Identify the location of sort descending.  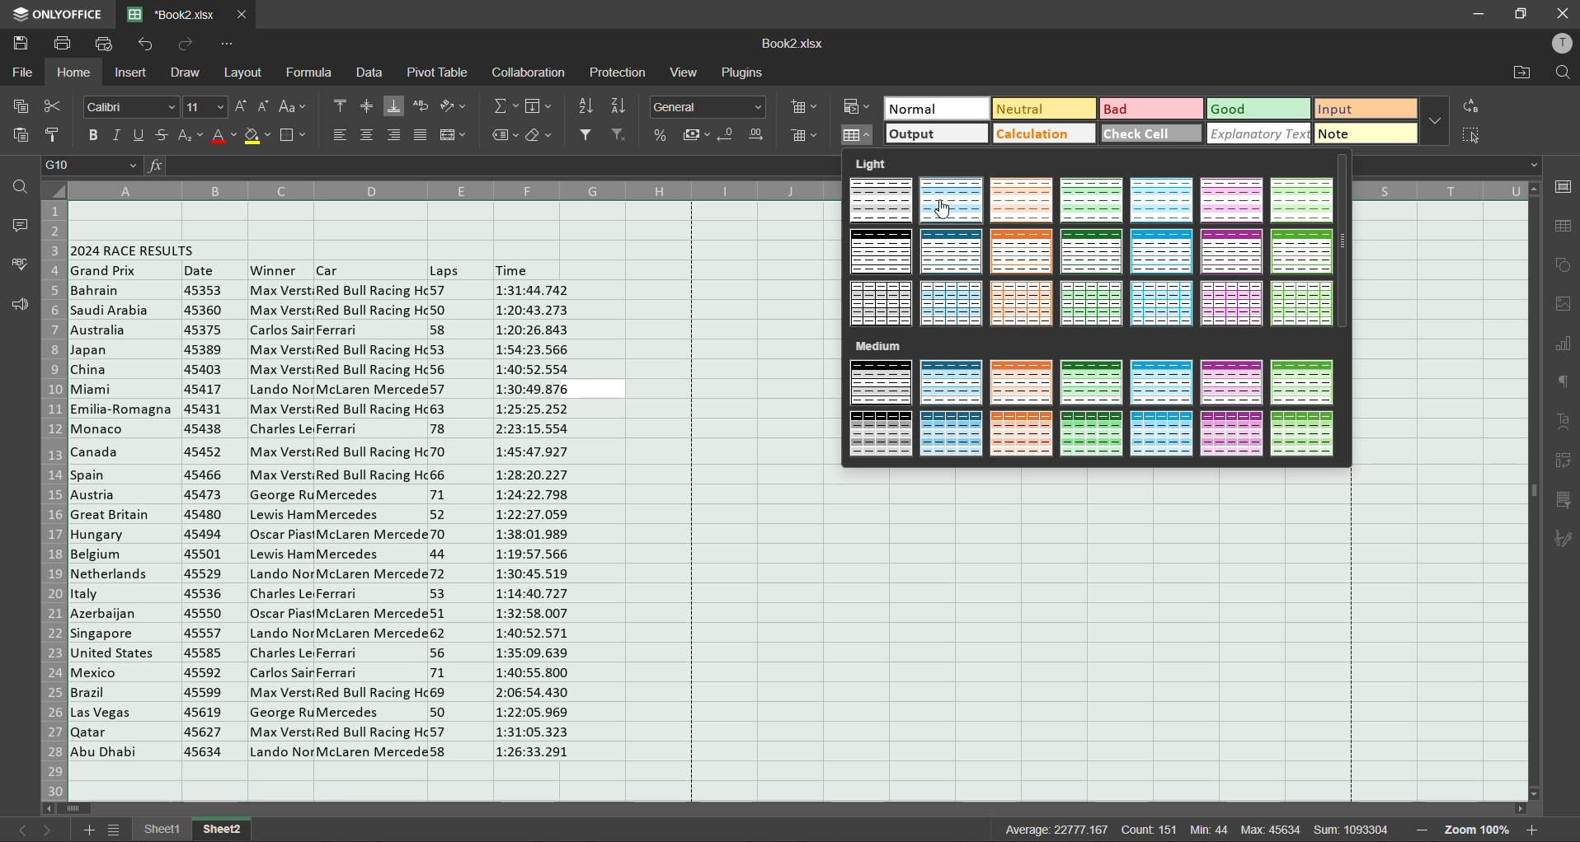
(618, 106).